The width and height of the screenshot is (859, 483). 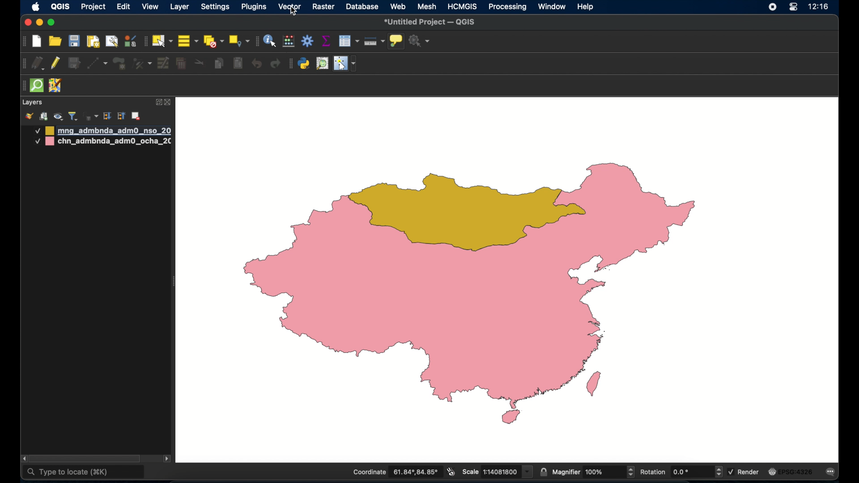 What do you see at coordinates (275, 64) in the screenshot?
I see `redo` at bounding box center [275, 64].